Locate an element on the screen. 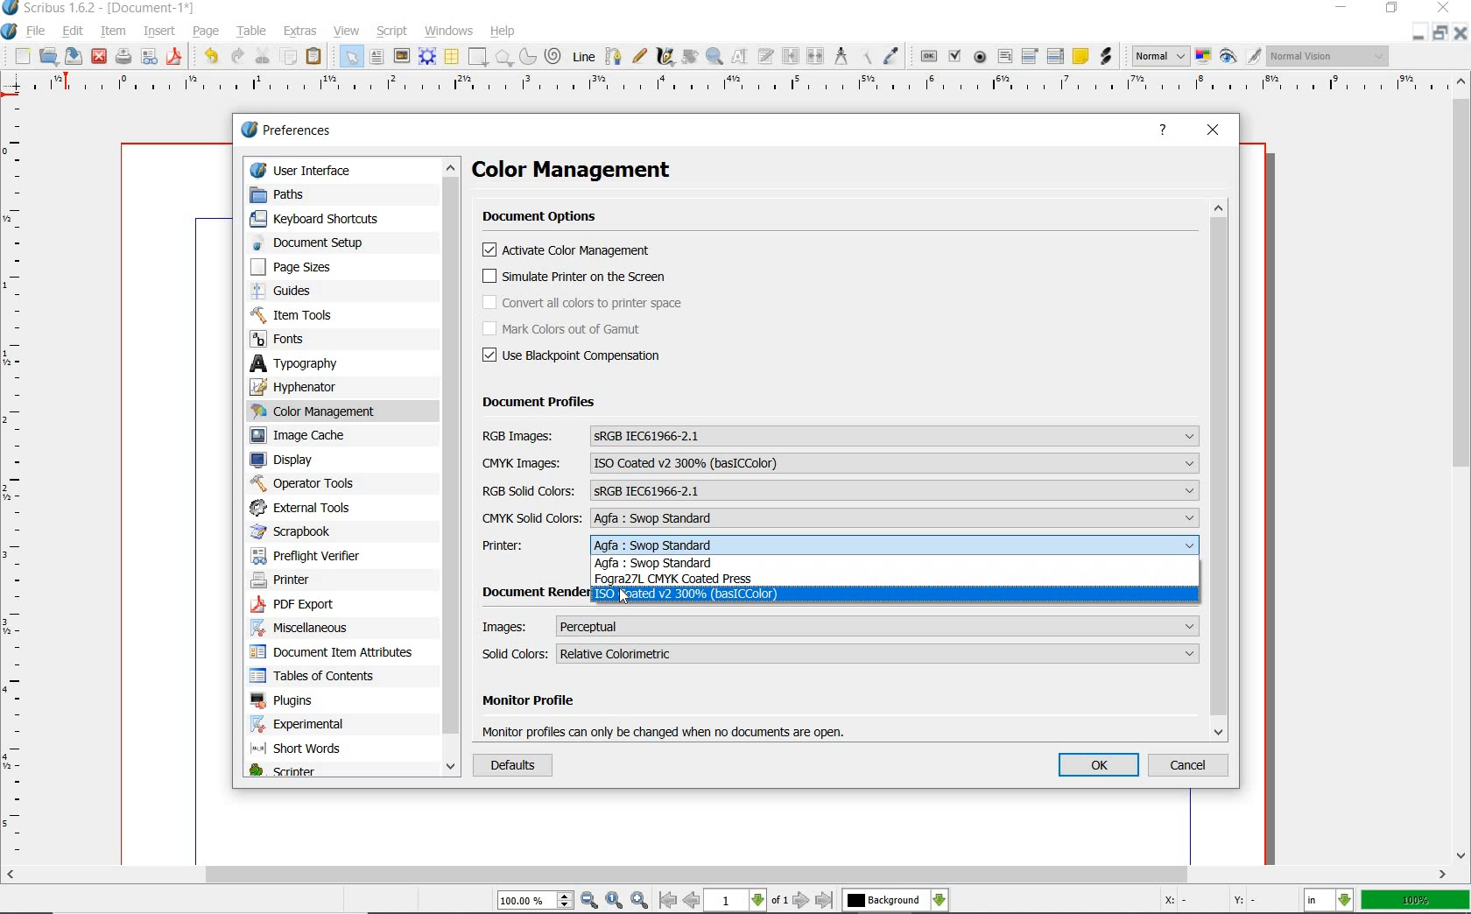 The image size is (1471, 914). ruler is located at coordinates (24, 482).